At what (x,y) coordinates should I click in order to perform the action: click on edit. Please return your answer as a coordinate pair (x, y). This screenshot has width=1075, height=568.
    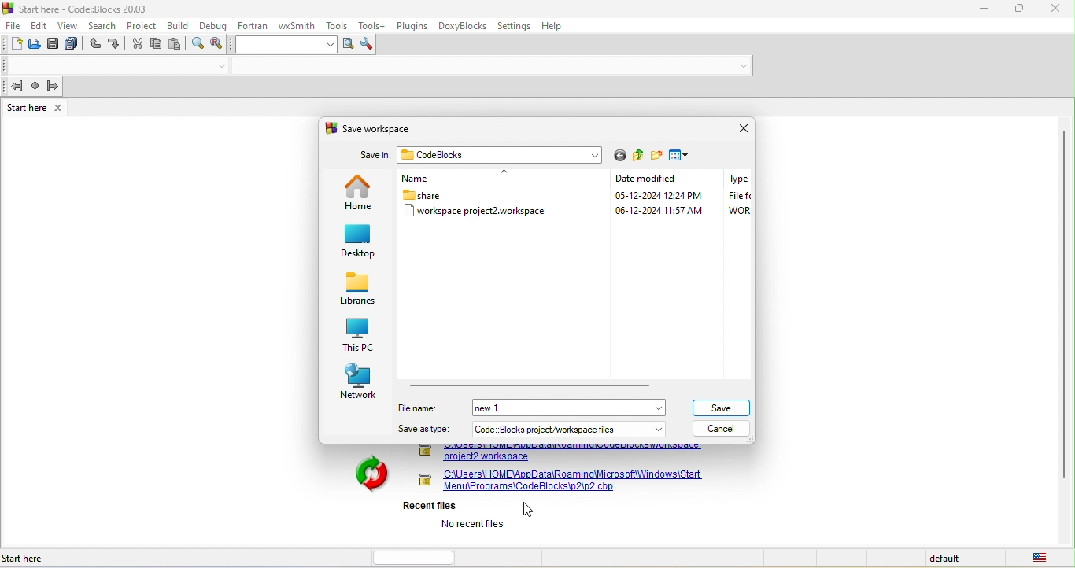
    Looking at the image, I should click on (39, 24).